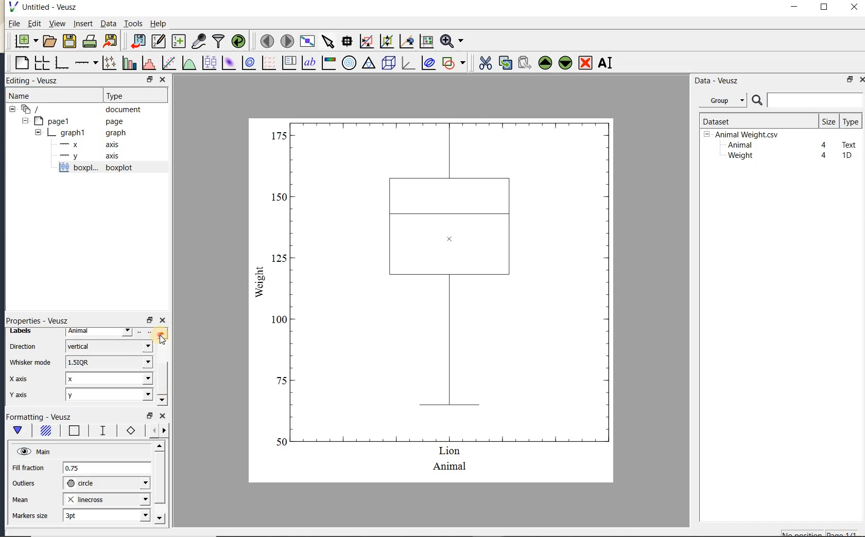 This screenshot has height=537, width=865. What do you see at coordinates (426, 42) in the screenshot?
I see `click to reset graph axes` at bounding box center [426, 42].